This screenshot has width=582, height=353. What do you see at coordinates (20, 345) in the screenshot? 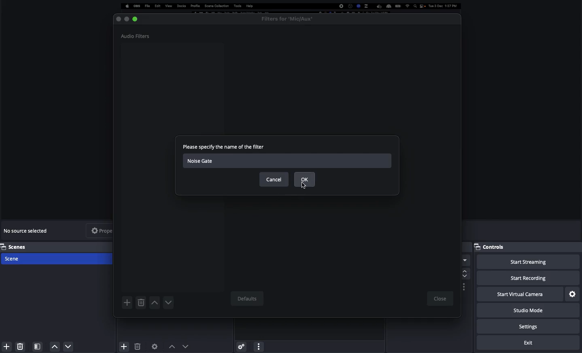
I see `Delete` at bounding box center [20, 345].